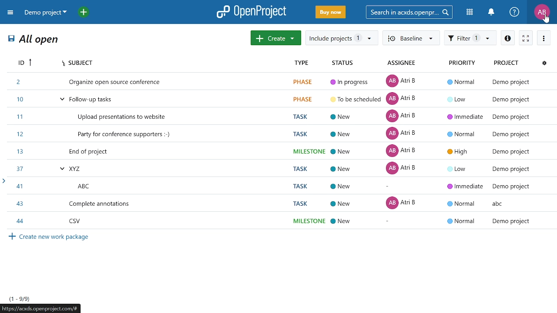 The image size is (557, 313). I want to click on All open, so click(34, 40).